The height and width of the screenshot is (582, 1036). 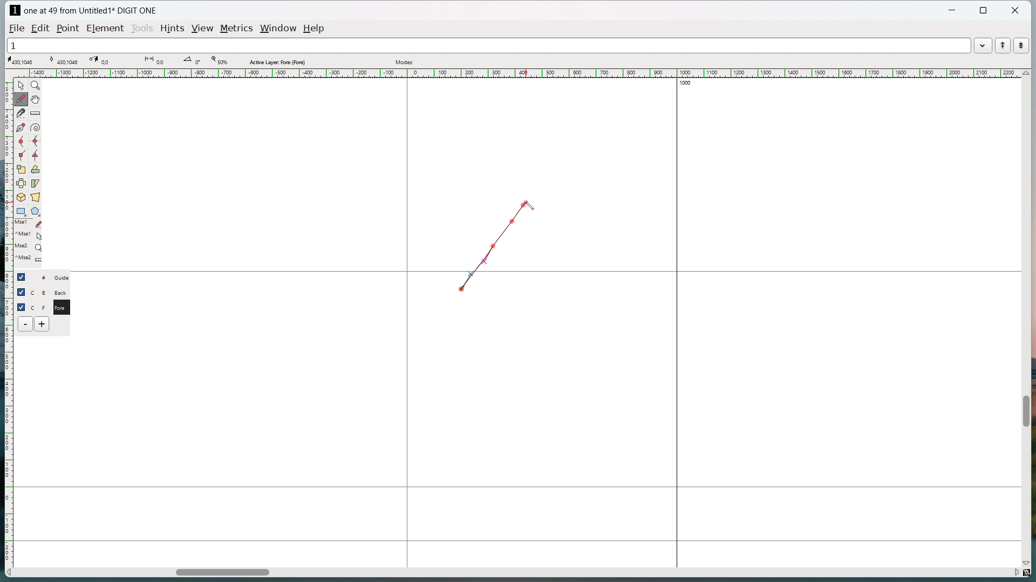 I want to click on Cursor, so click(x=531, y=205).